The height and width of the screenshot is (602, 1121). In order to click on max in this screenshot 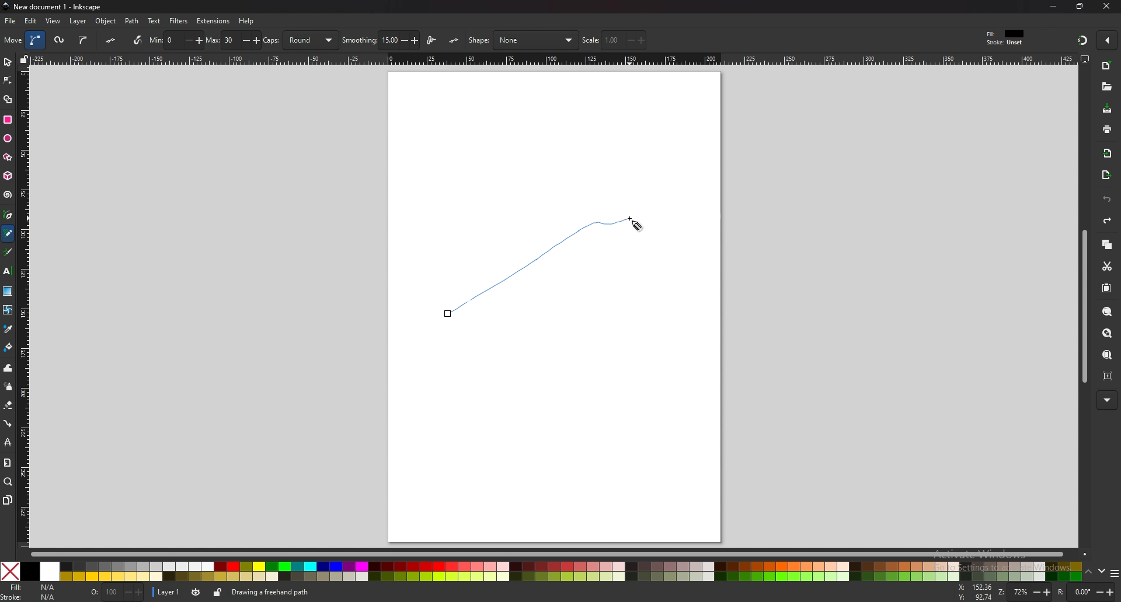, I will do `click(233, 39)`.